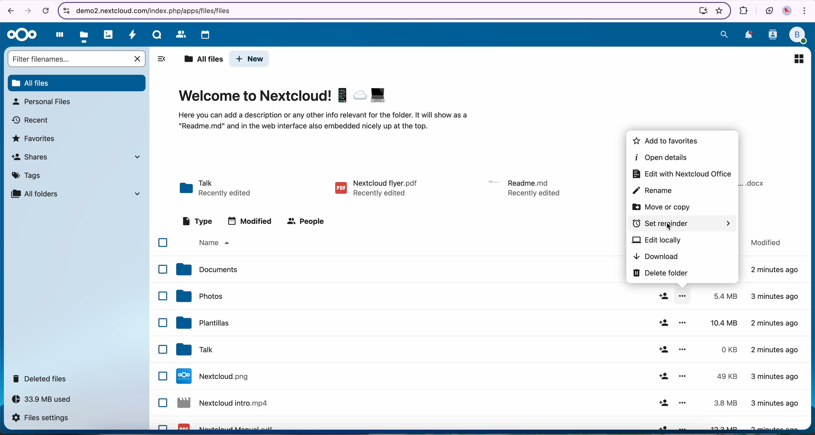 The height and width of the screenshot is (435, 815). What do you see at coordinates (376, 187) in the screenshot?
I see `pdf file` at bounding box center [376, 187].